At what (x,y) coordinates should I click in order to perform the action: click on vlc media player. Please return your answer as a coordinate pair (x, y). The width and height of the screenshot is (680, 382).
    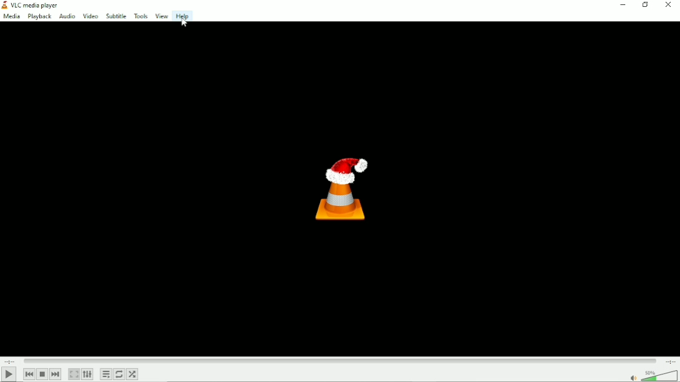
    Looking at the image, I should click on (35, 6).